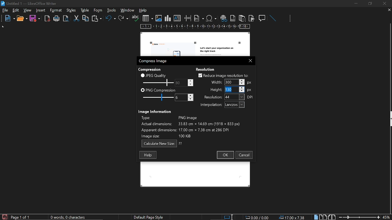 The width and height of the screenshot is (392, 220). What do you see at coordinates (144, 11) in the screenshot?
I see `help` at bounding box center [144, 11].